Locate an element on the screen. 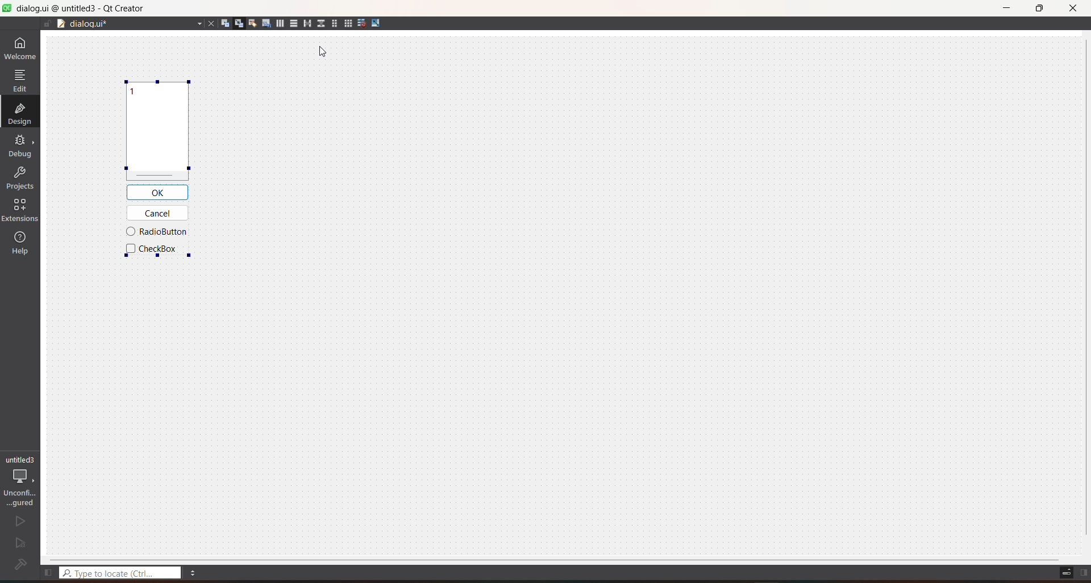 The image size is (1091, 583). design is located at coordinates (19, 113).